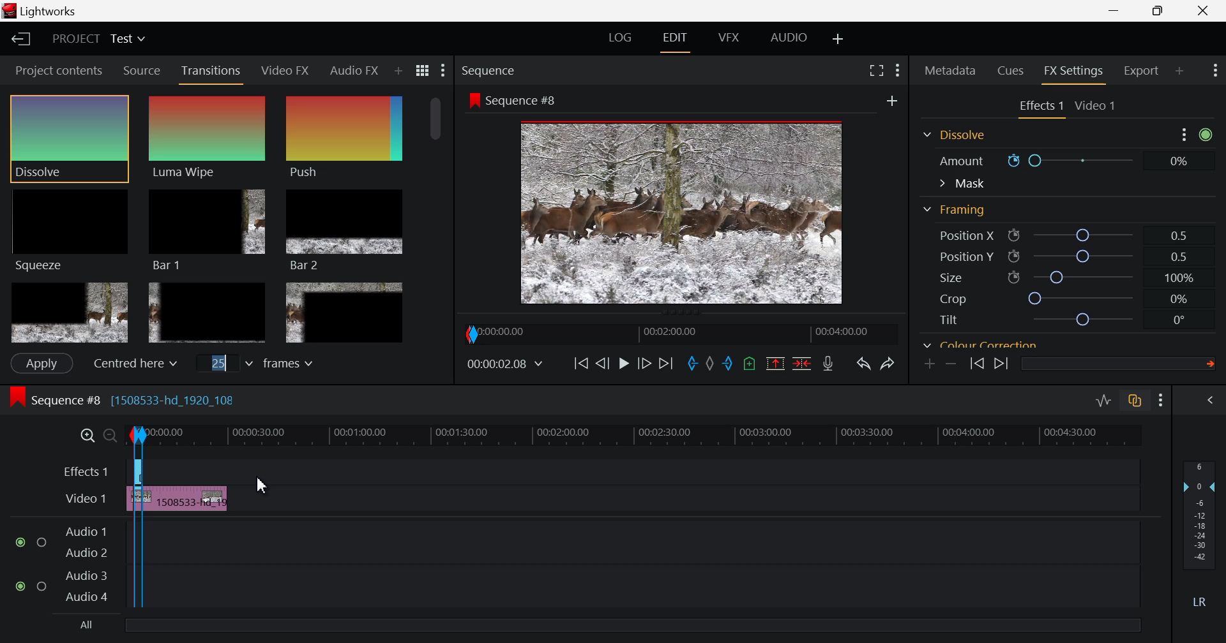  I want to click on Remove all marks, so click(709, 363).